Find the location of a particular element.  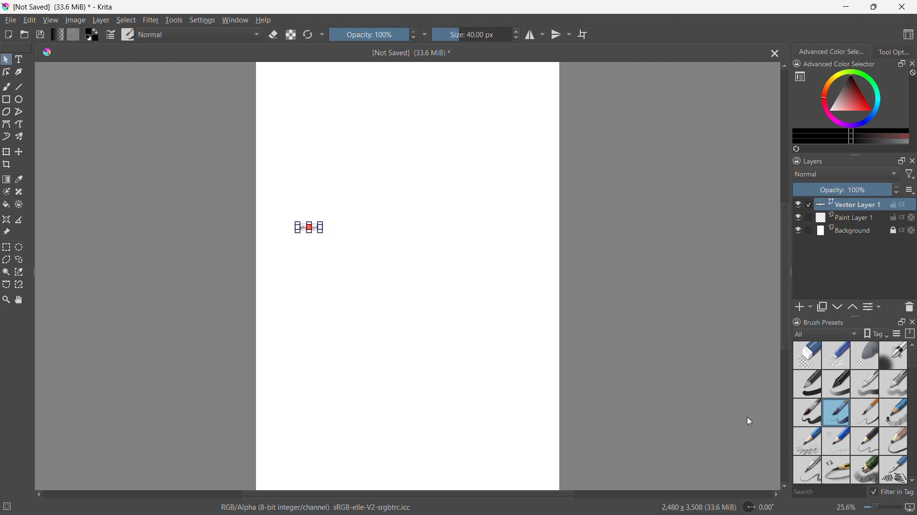

Blur is located at coordinates (808, 355).